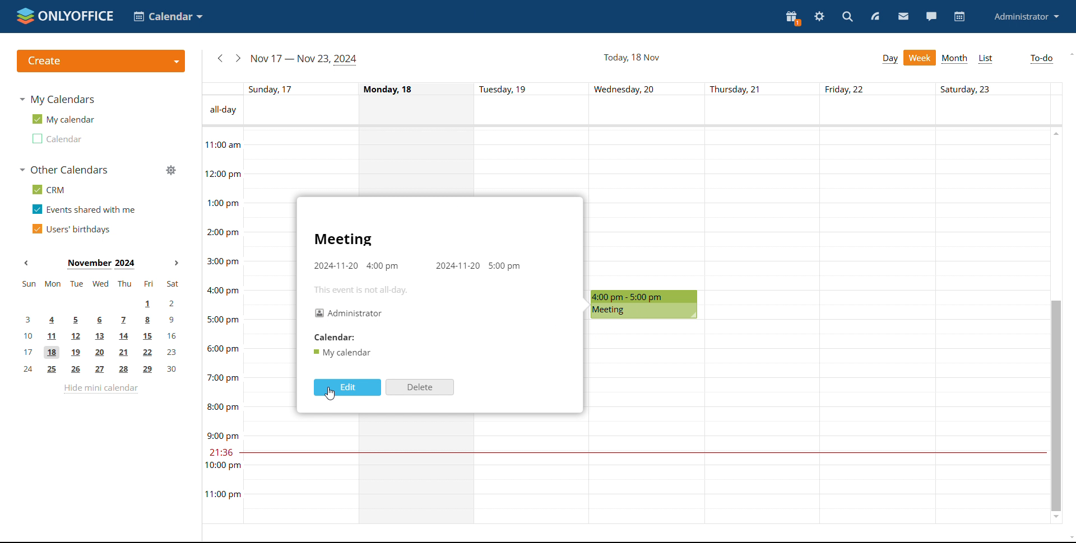  Describe the element at coordinates (100, 327) in the screenshot. I see `mini calendar` at that location.